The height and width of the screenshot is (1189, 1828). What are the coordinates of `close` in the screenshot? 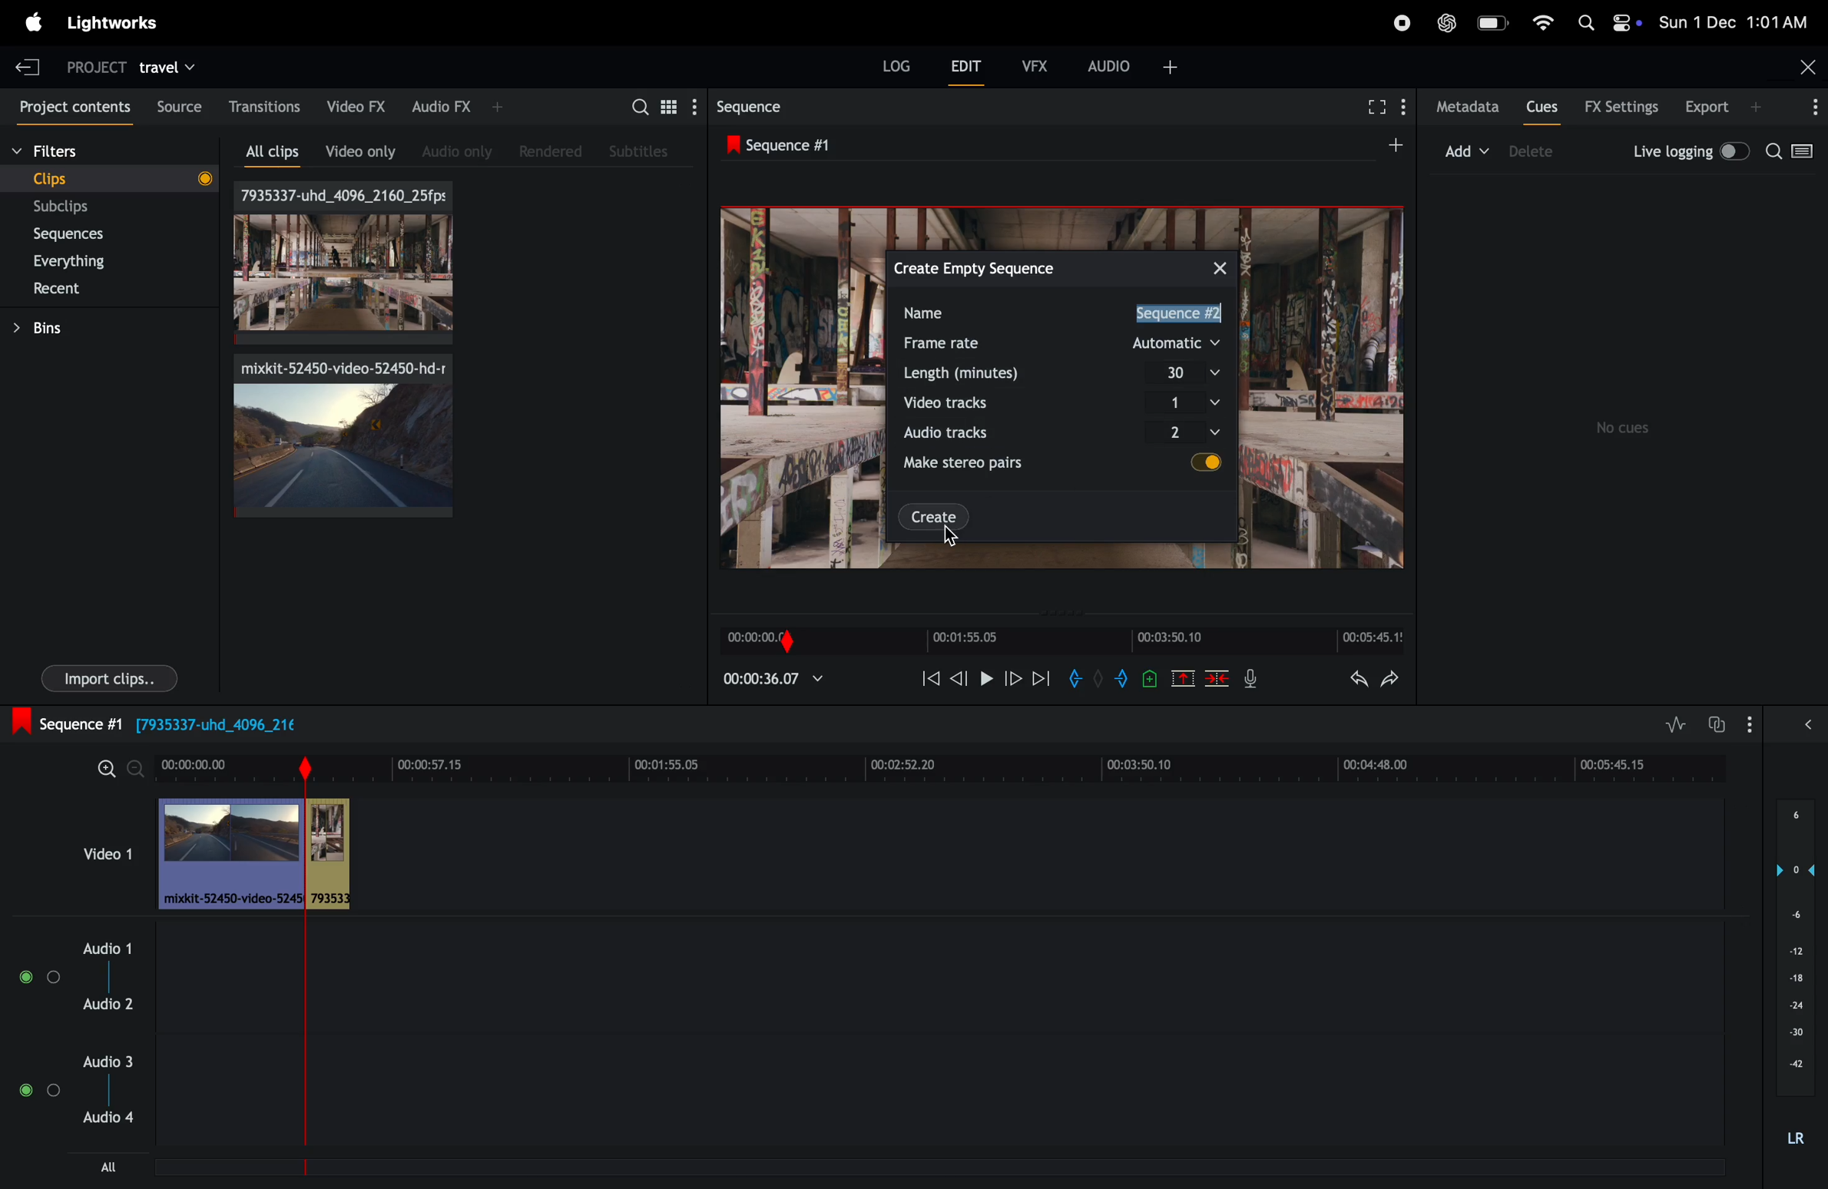 It's located at (1808, 65).